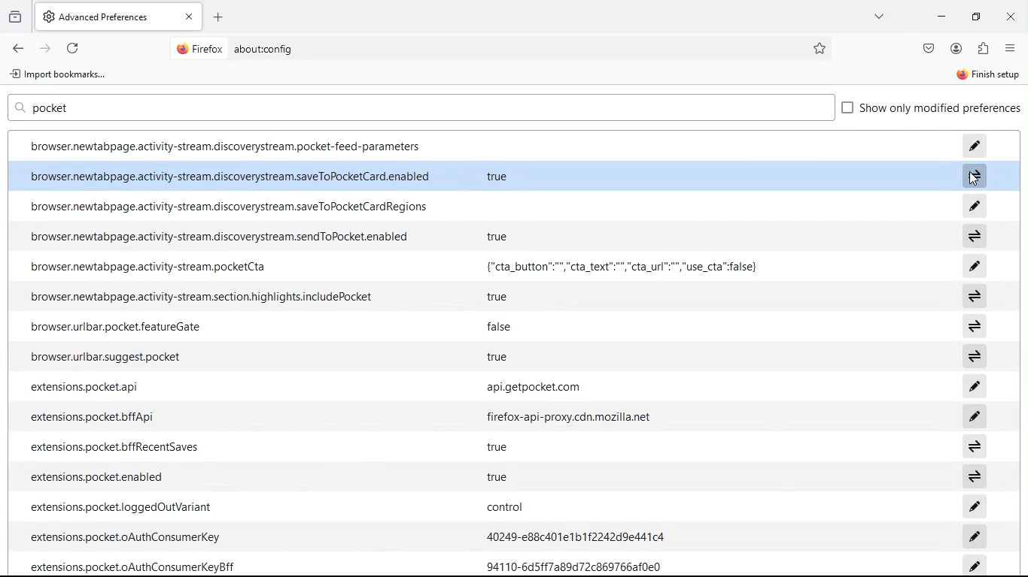 The image size is (1028, 577). Describe the element at coordinates (116, 446) in the screenshot. I see `‘extensions.pocket.bffRecentSaves` at that location.